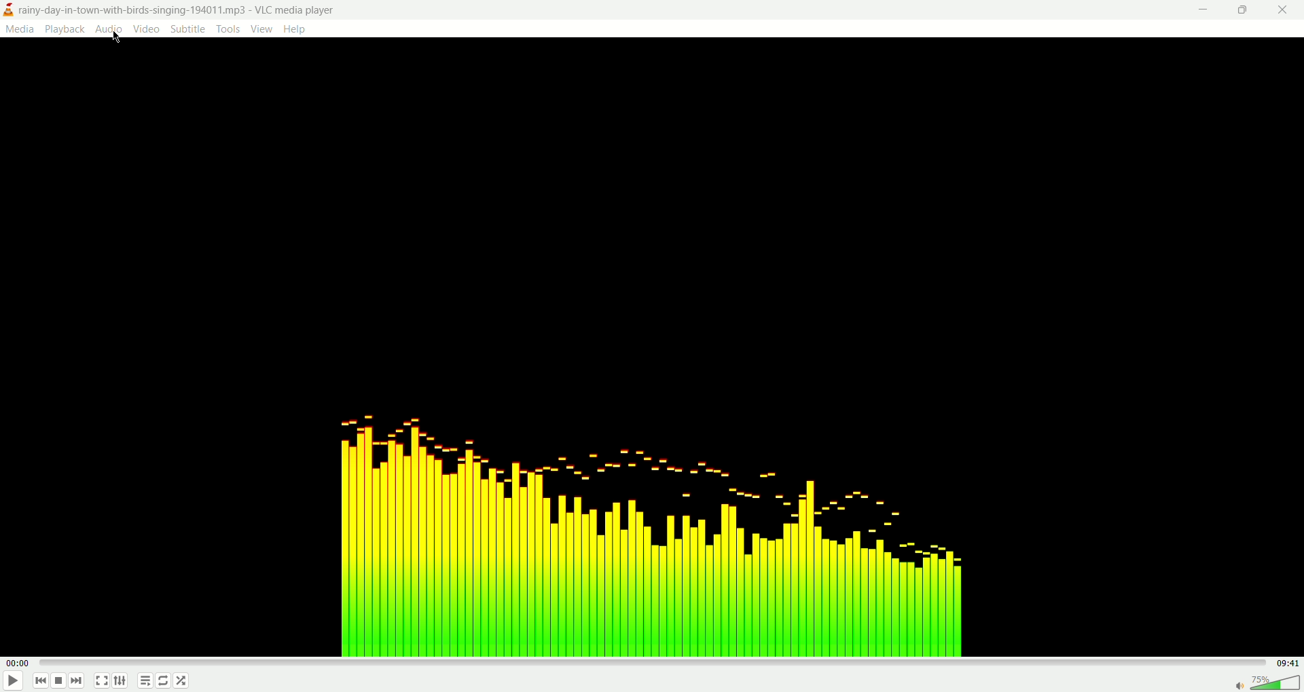 The height and width of the screenshot is (692, 1304). What do you see at coordinates (1203, 12) in the screenshot?
I see `minimize` at bounding box center [1203, 12].